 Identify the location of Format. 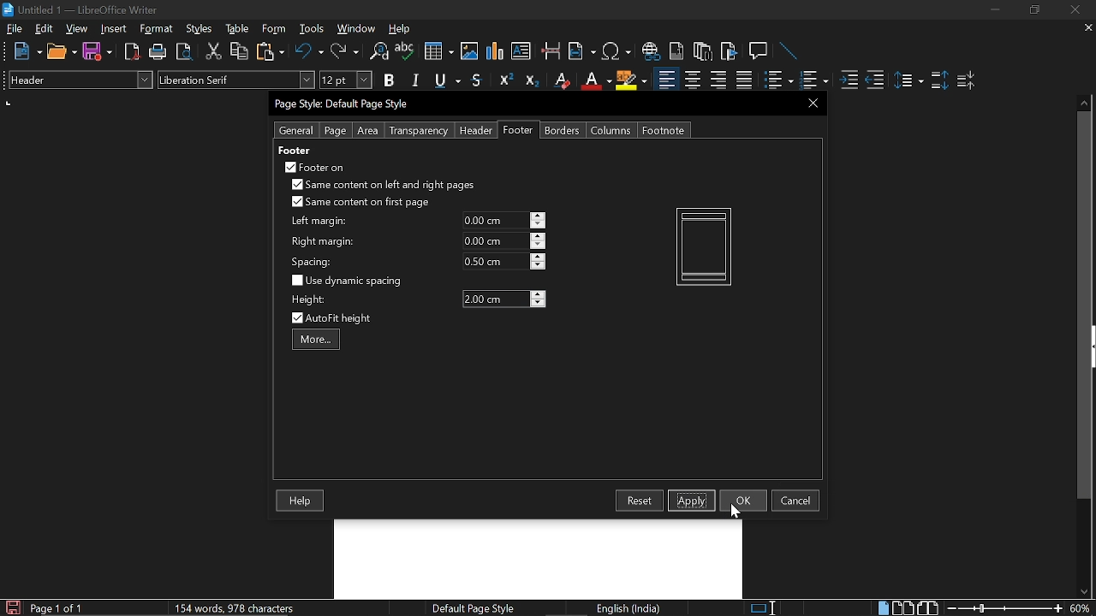
(158, 29).